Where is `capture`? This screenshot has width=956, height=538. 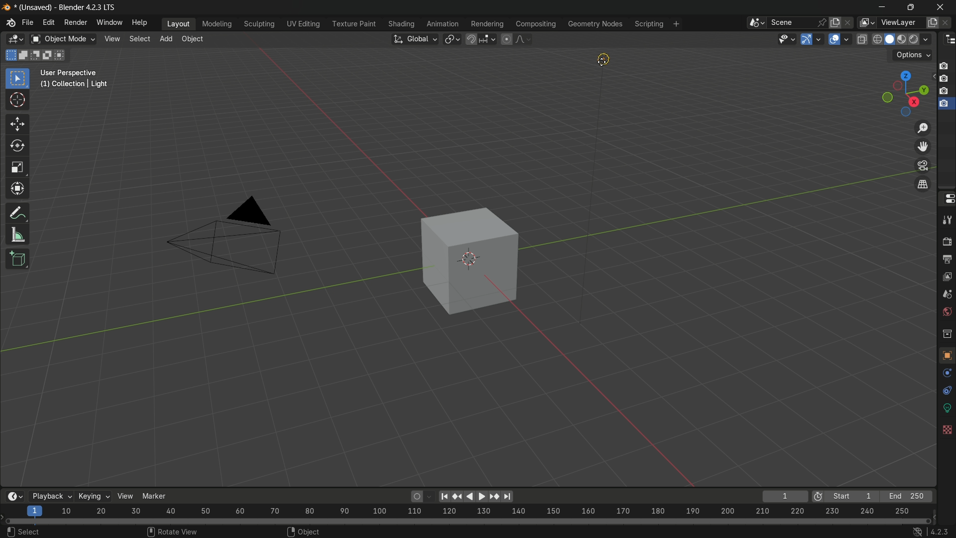
capture is located at coordinates (945, 81).